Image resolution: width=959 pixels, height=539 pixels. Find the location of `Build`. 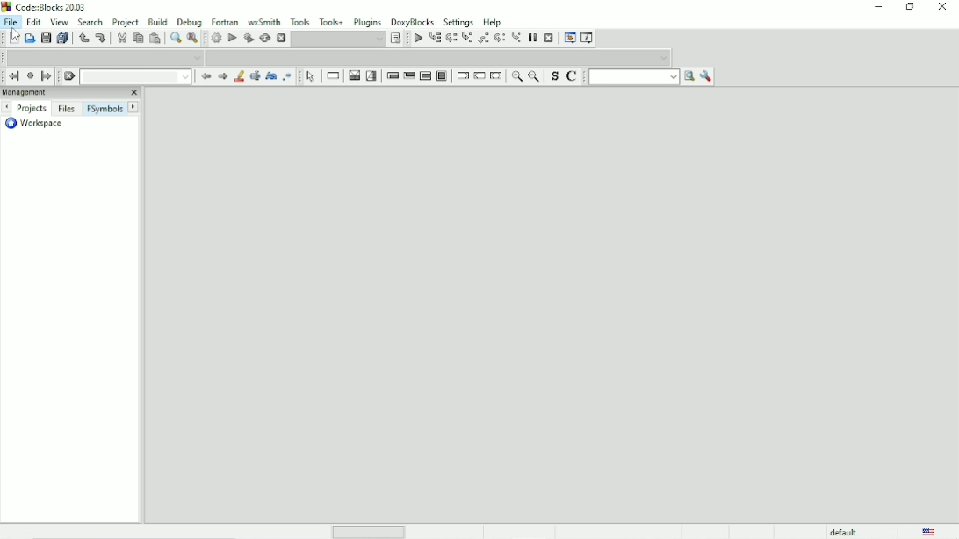

Build is located at coordinates (157, 22).